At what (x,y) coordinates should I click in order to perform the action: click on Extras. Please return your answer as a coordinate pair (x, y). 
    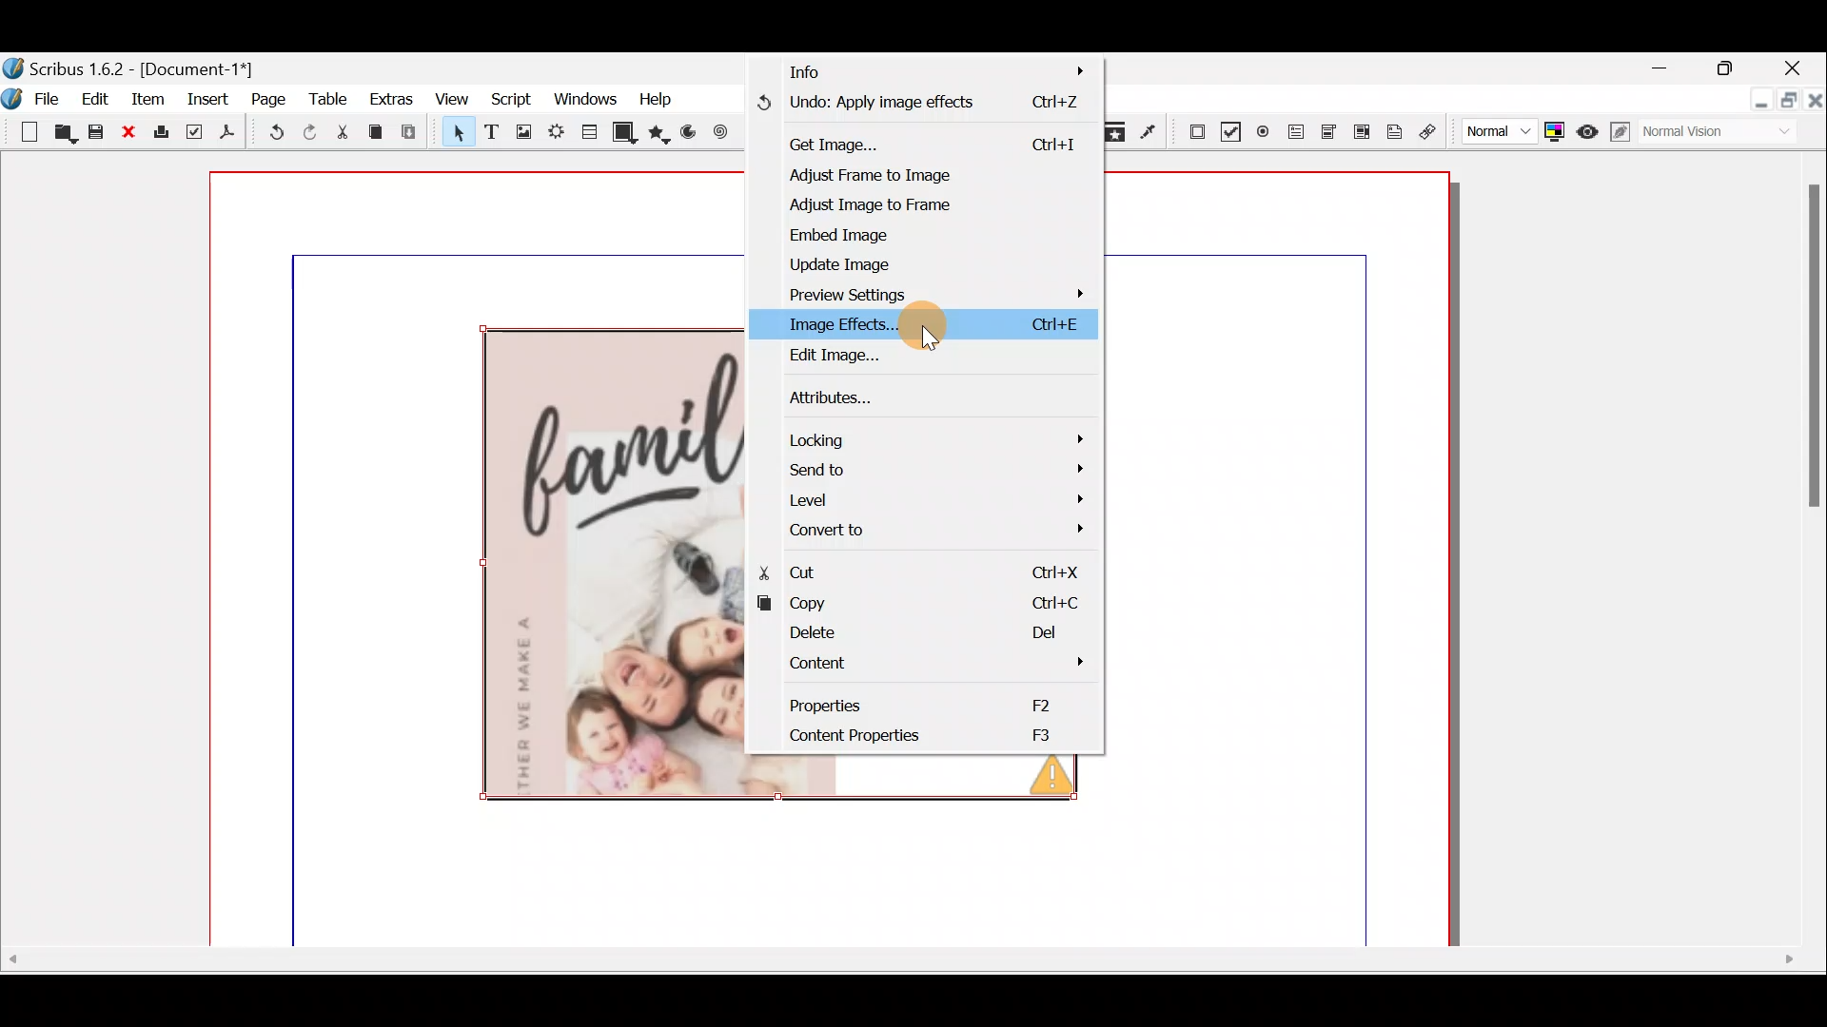
    Looking at the image, I should click on (391, 104).